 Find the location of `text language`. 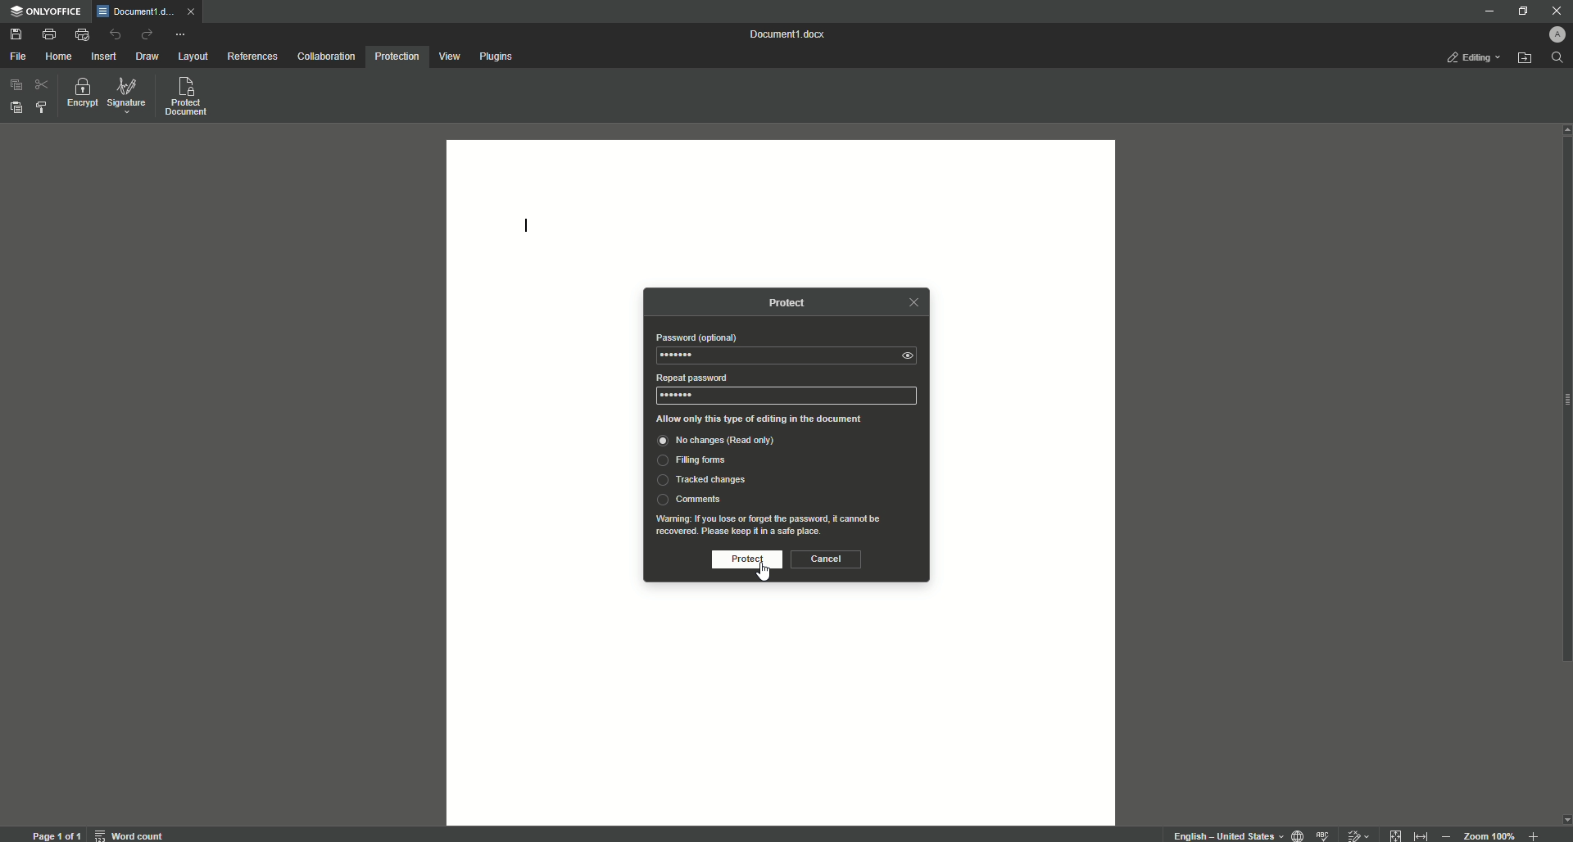

text language is located at coordinates (1226, 835).